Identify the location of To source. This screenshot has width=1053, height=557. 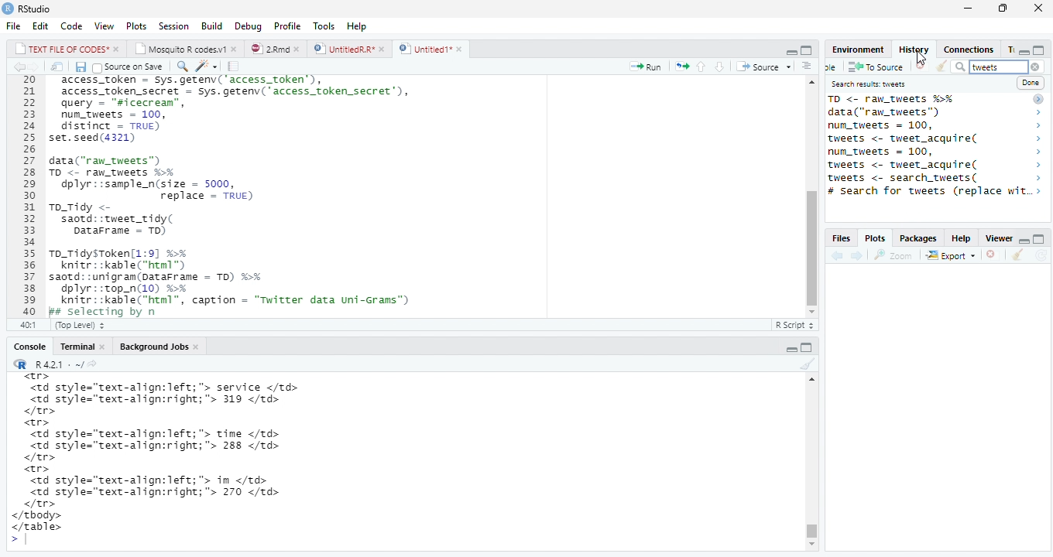
(887, 67).